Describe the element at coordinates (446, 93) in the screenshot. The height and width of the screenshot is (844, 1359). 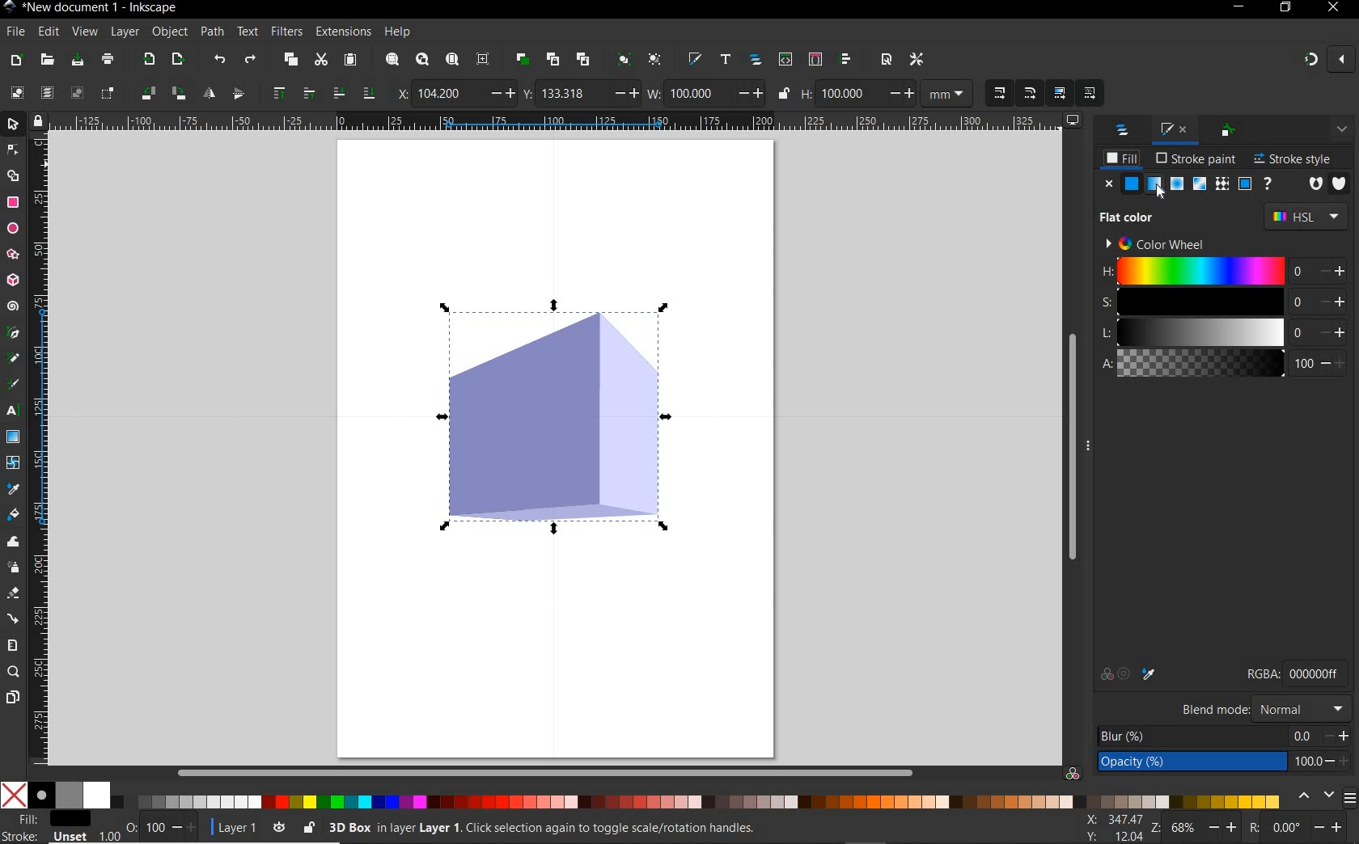
I see `104` at that location.